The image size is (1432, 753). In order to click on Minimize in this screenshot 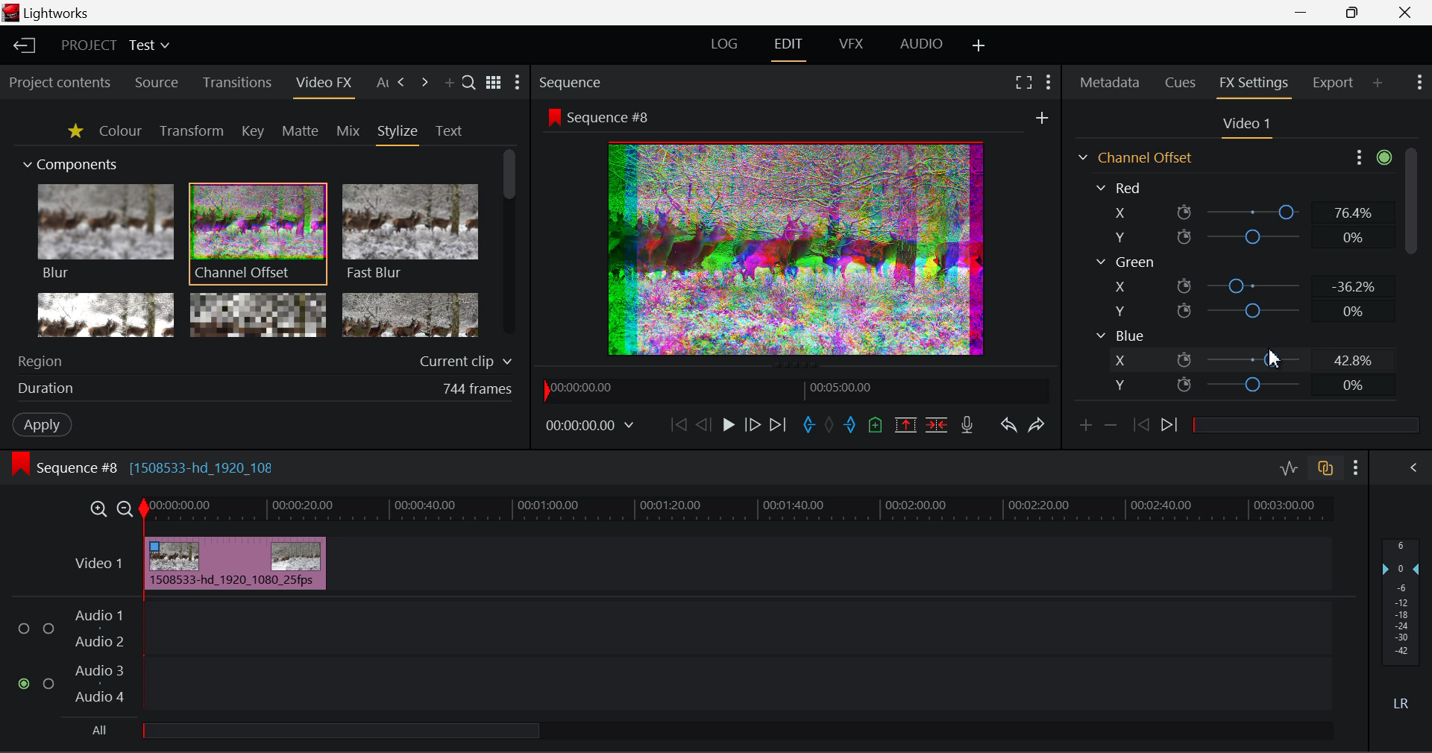, I will do `click(1355, 13)`.